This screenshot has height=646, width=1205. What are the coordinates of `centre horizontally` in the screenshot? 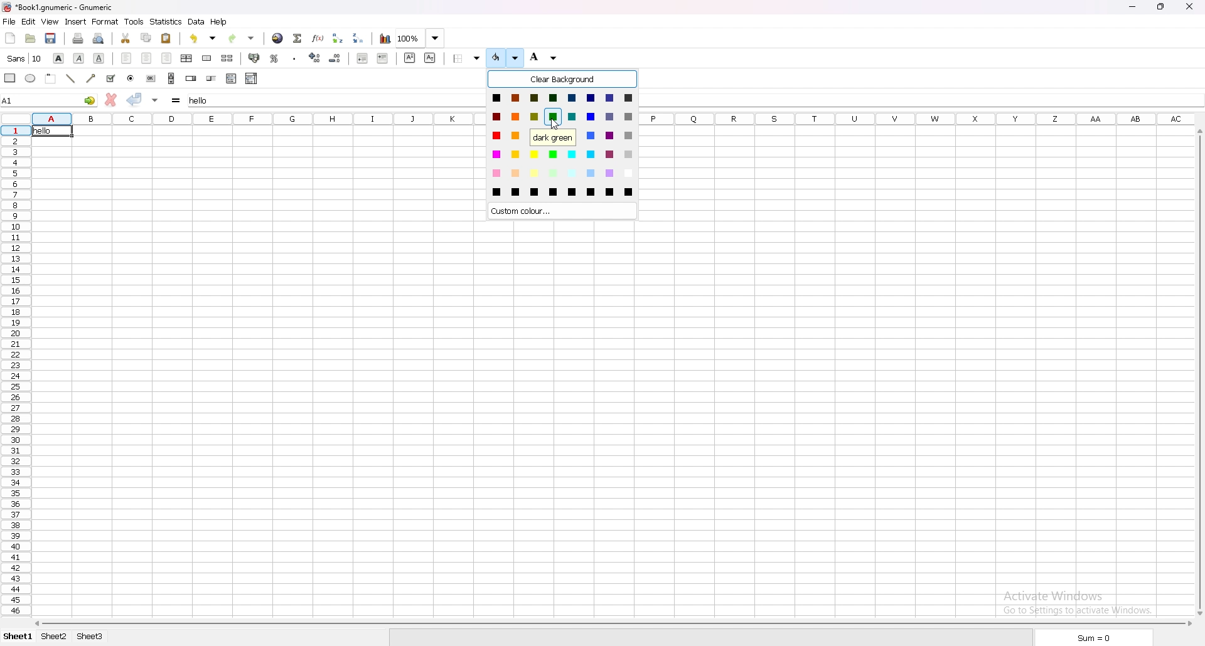 It's located at (187, 58).